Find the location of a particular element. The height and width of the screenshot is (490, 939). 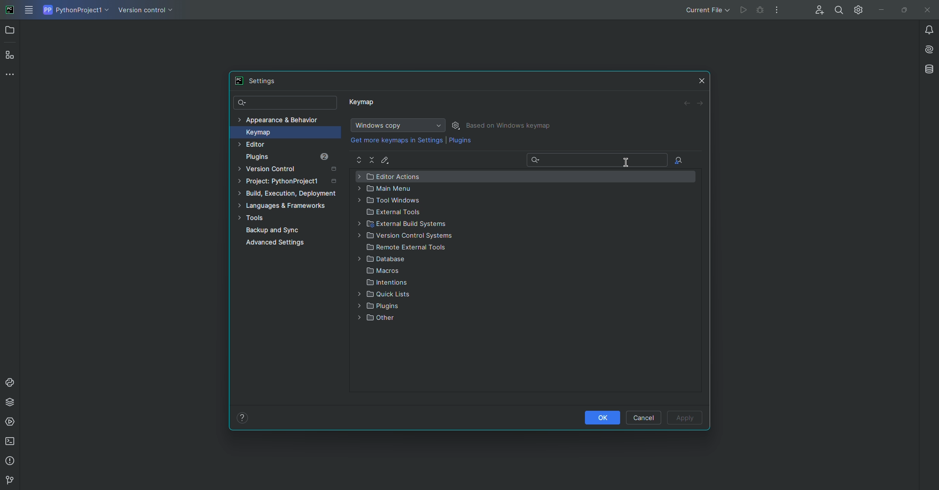

version Control is located at coordinates (8, 481).